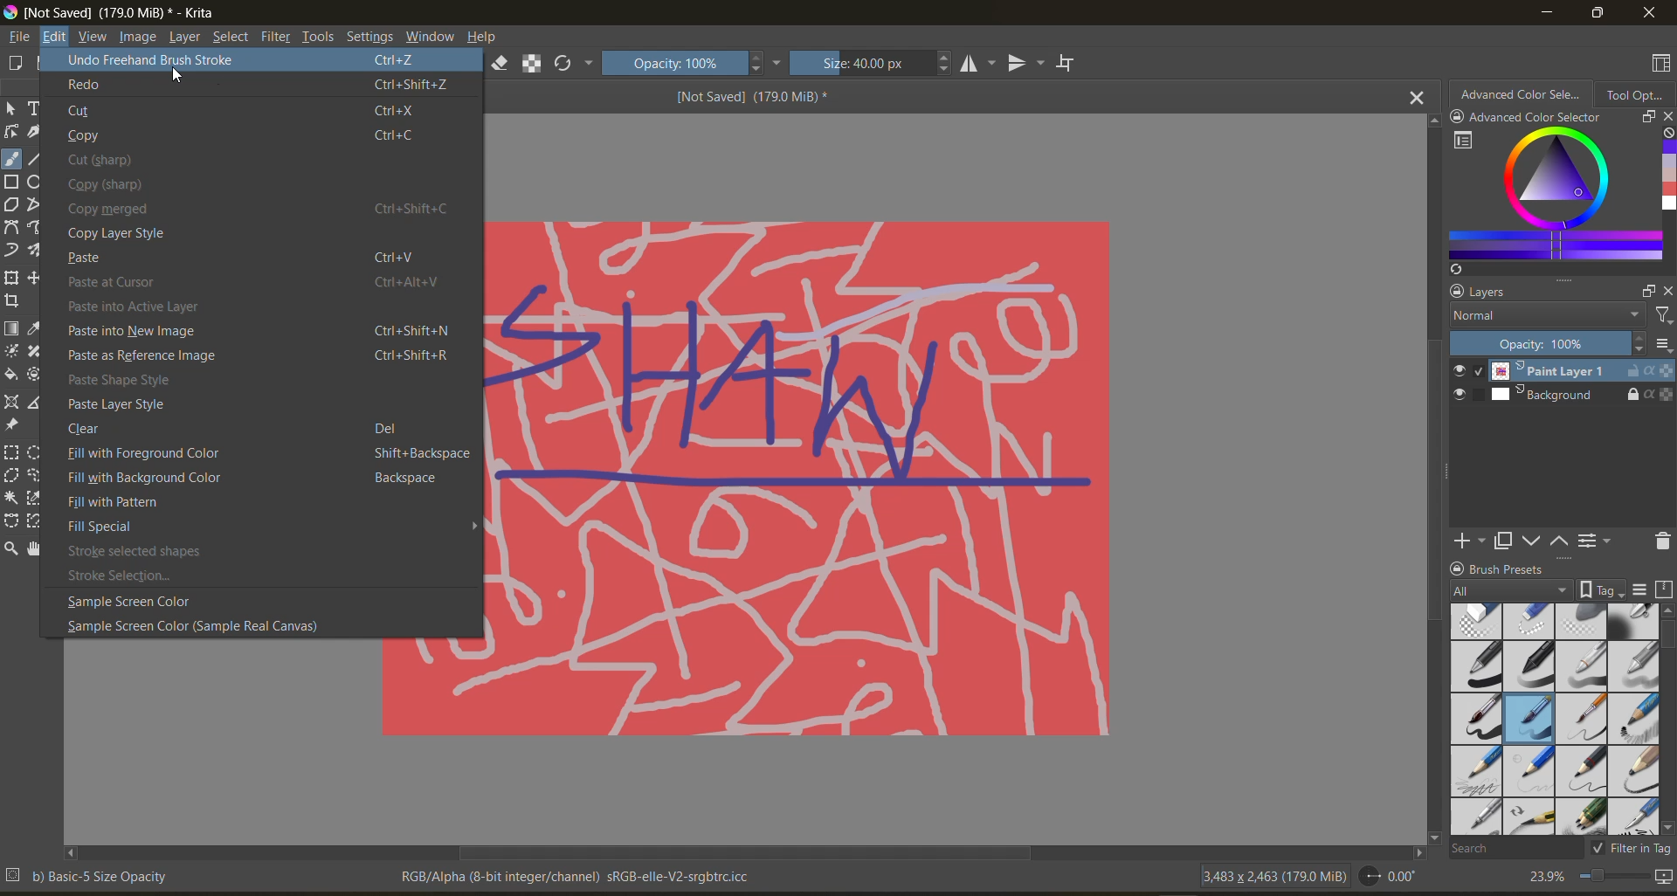  I want to click on select, so click(231, 37).